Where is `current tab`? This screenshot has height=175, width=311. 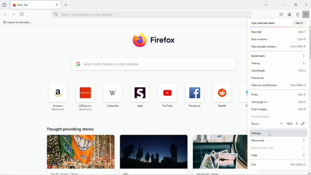
current tab is located at coordinates (32, 5).